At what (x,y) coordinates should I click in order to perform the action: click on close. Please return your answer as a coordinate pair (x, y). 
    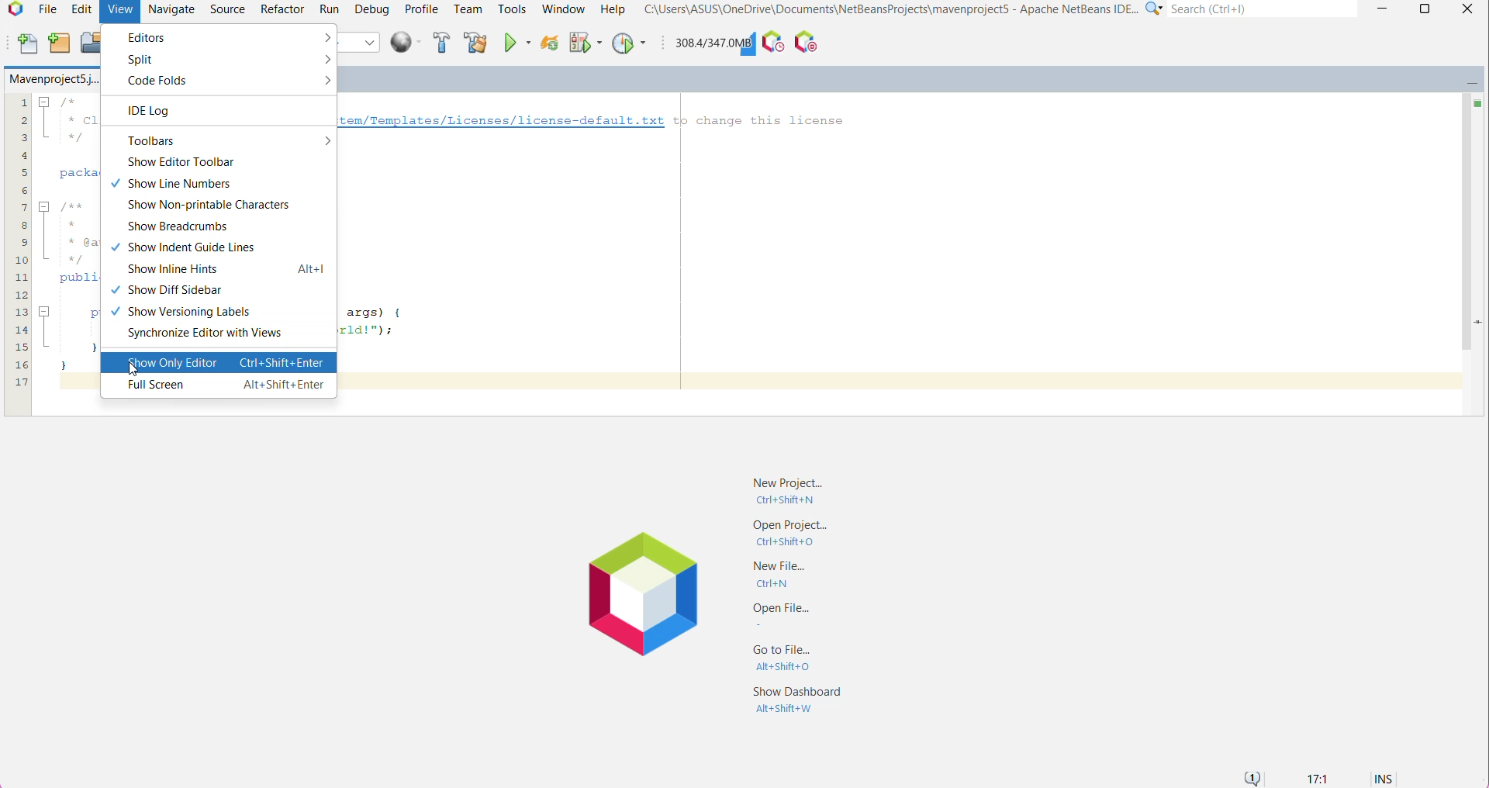
    Looking at the image, I should click on (1467, 11).